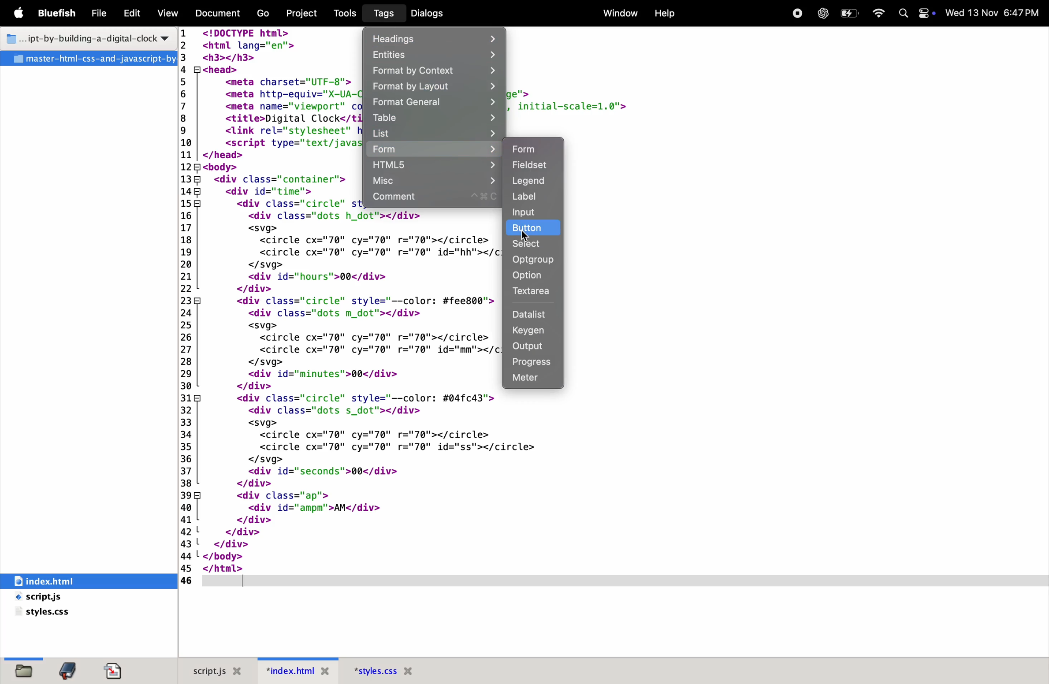 This screenshot has width=1049, height=684. What do you see at coordinates (795, 13) in the screenshot?
I see `record` at bounding box center [795, 13].